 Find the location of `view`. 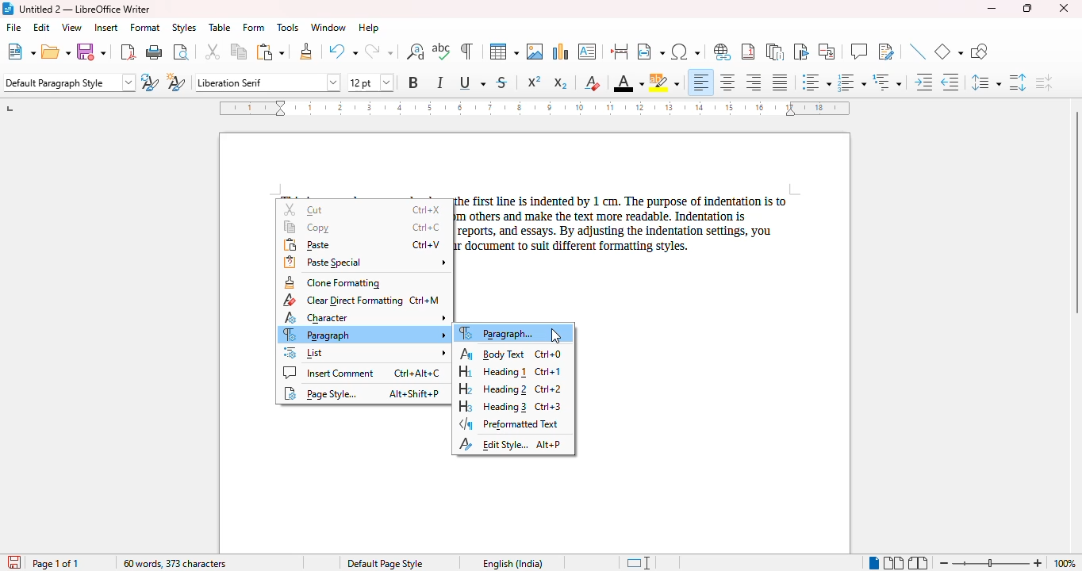

view is located at coordinates (71, 27).